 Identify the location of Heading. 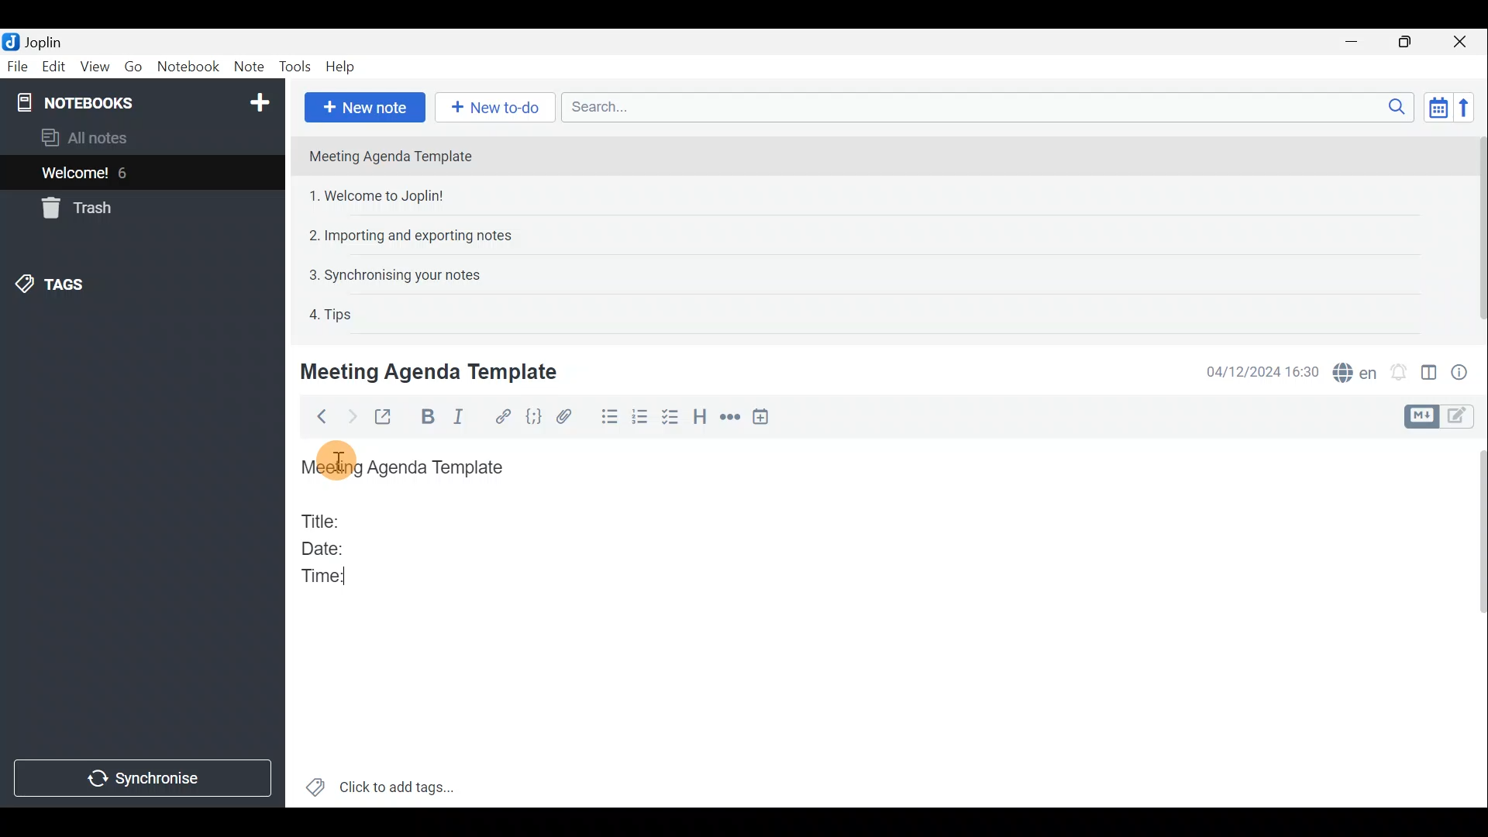
(700, 420).